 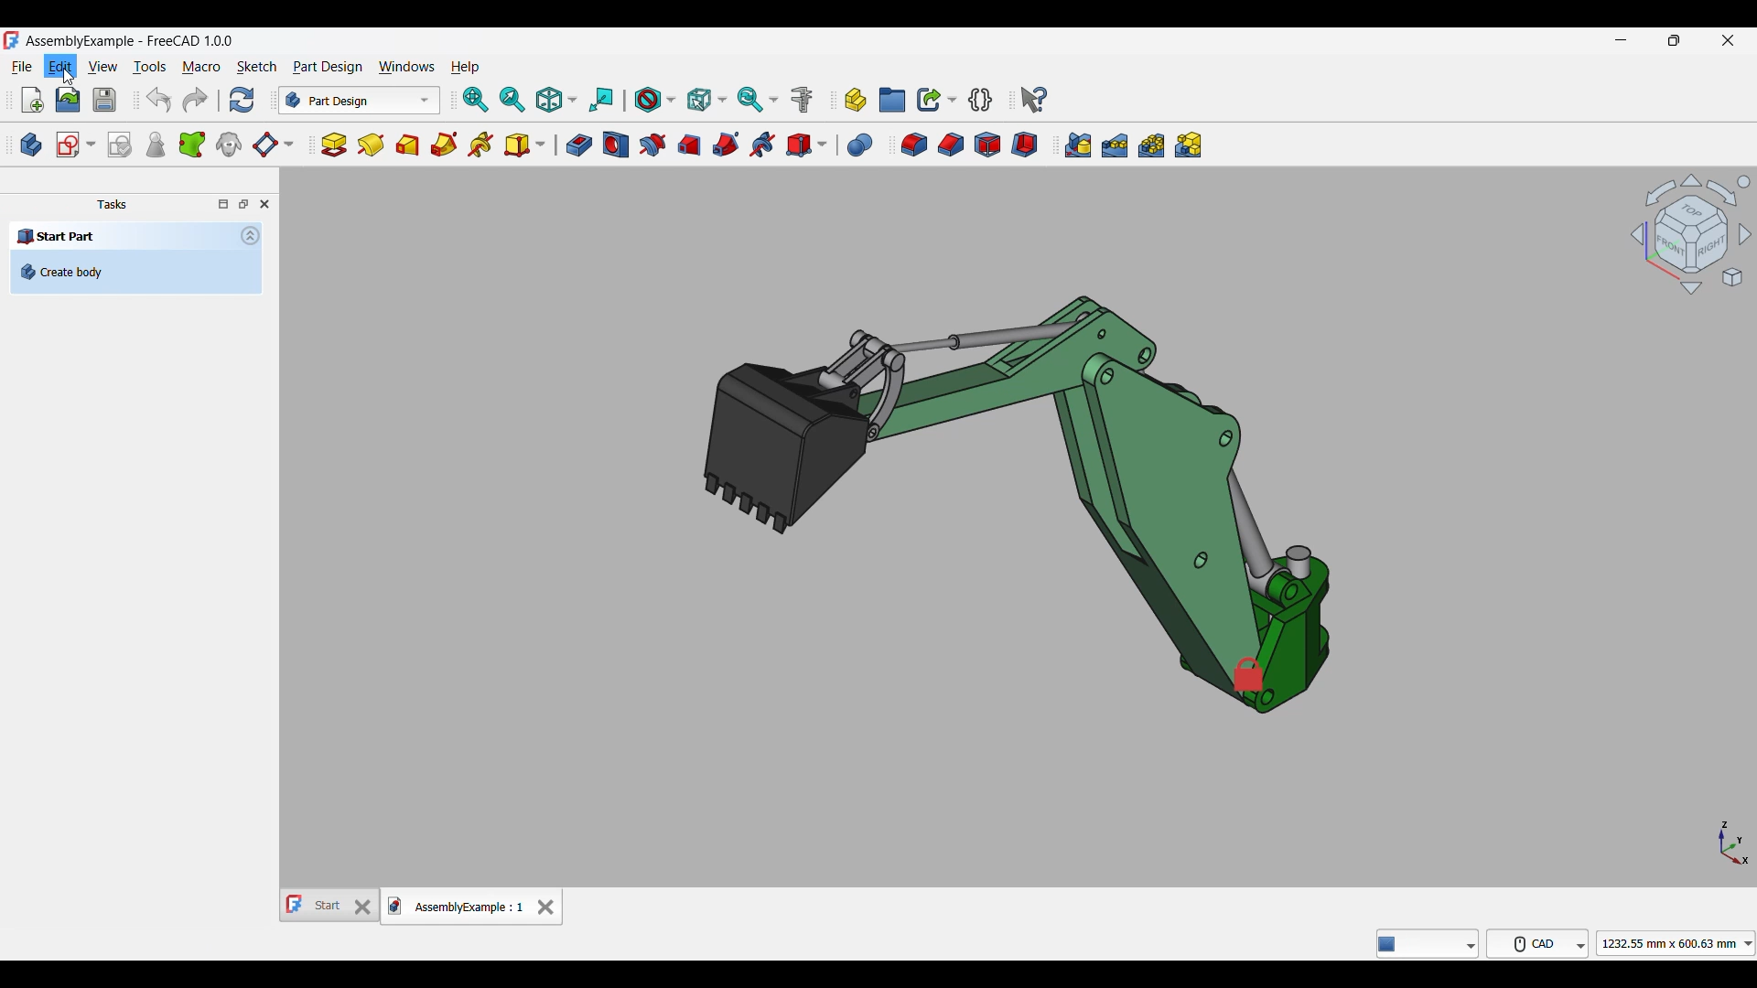 I want to click on Additive helix, so click(x=481, y=145).